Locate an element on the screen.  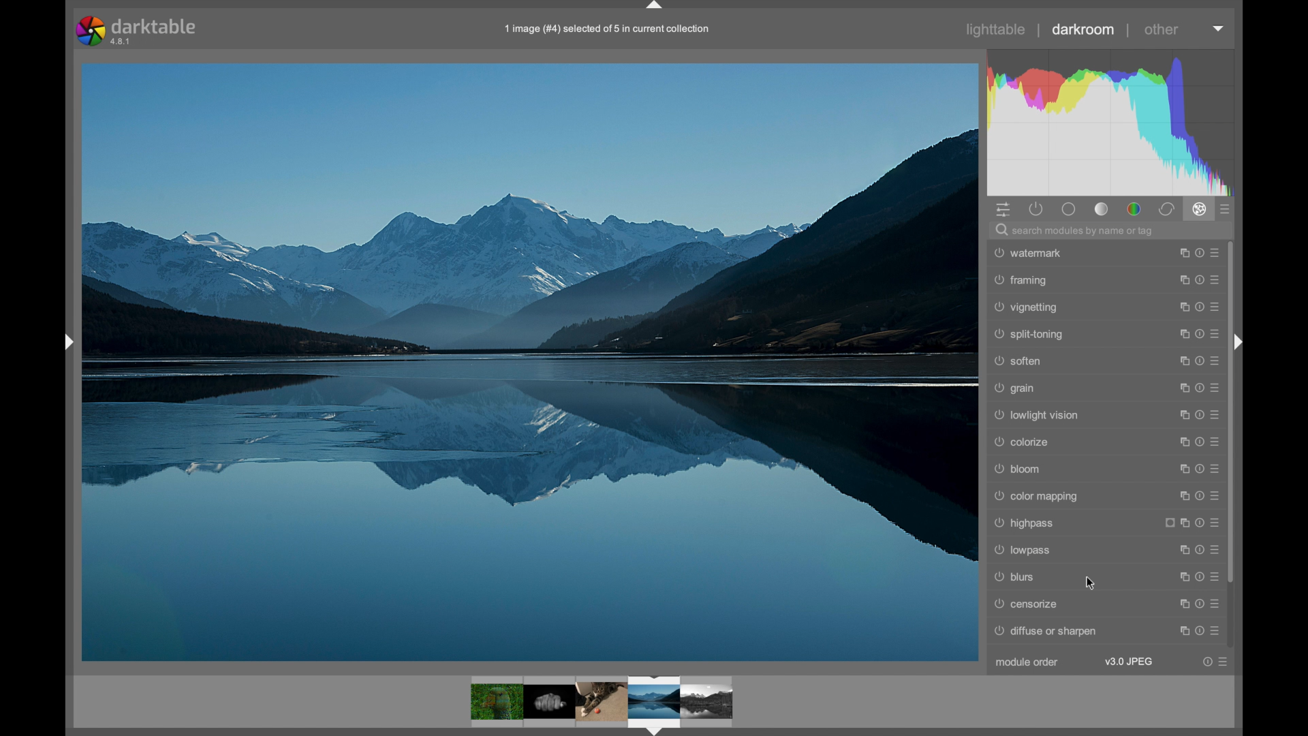
help is located at coordinates (1197, 442).